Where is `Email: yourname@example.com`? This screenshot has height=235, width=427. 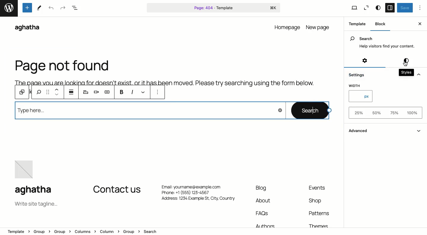
Email: yourname@example.com is located at coordinates (195, 186).